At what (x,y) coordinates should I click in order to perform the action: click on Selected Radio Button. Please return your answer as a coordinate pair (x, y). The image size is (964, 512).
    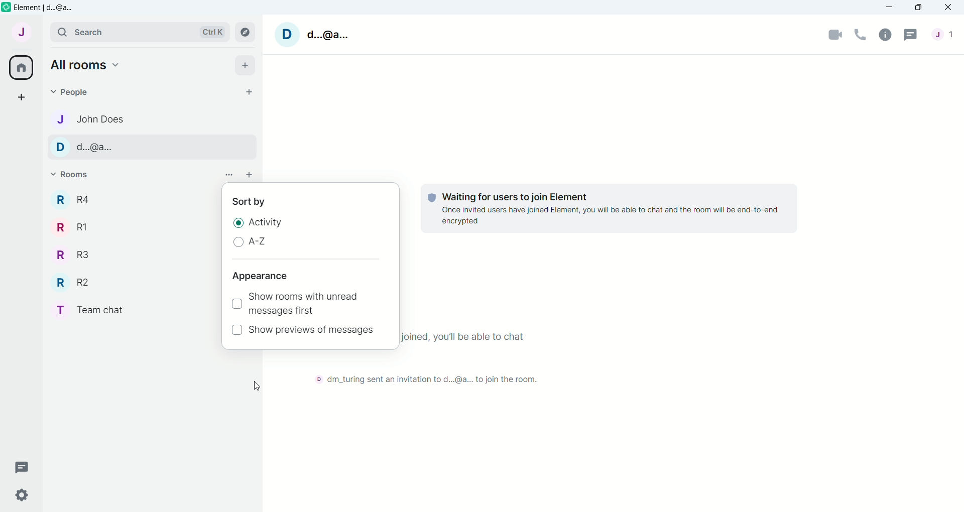
    Looking at the image, I should click on (239, 222).